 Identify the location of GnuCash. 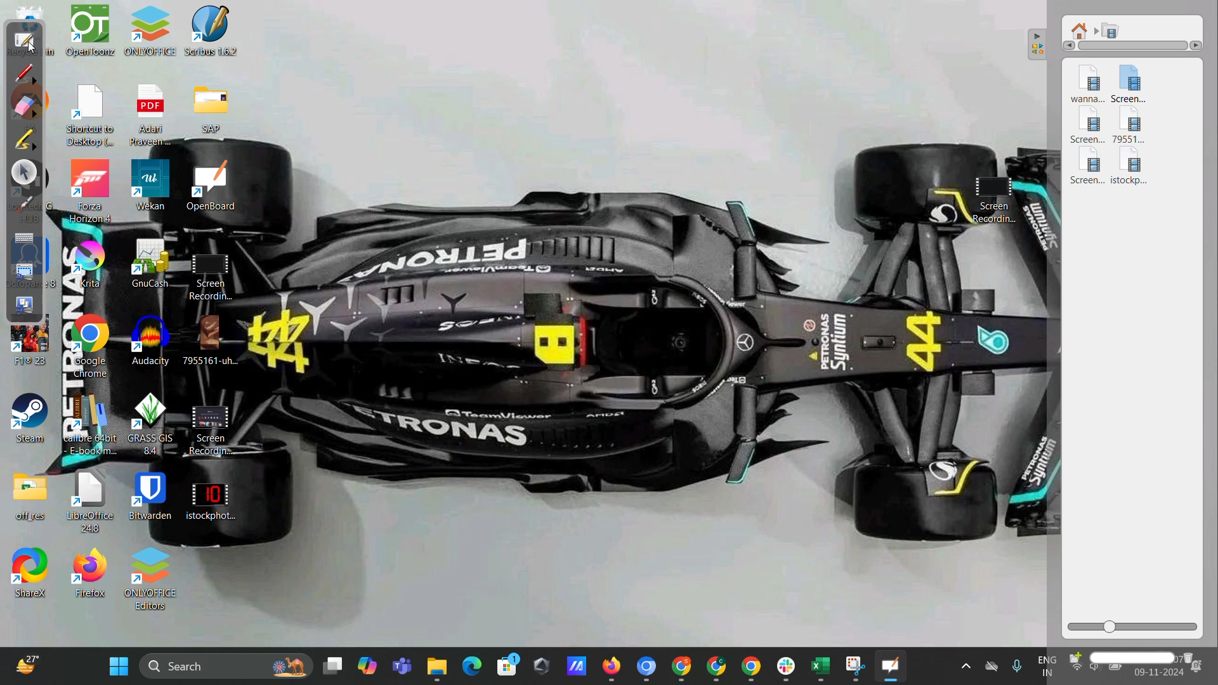
(152, 264).